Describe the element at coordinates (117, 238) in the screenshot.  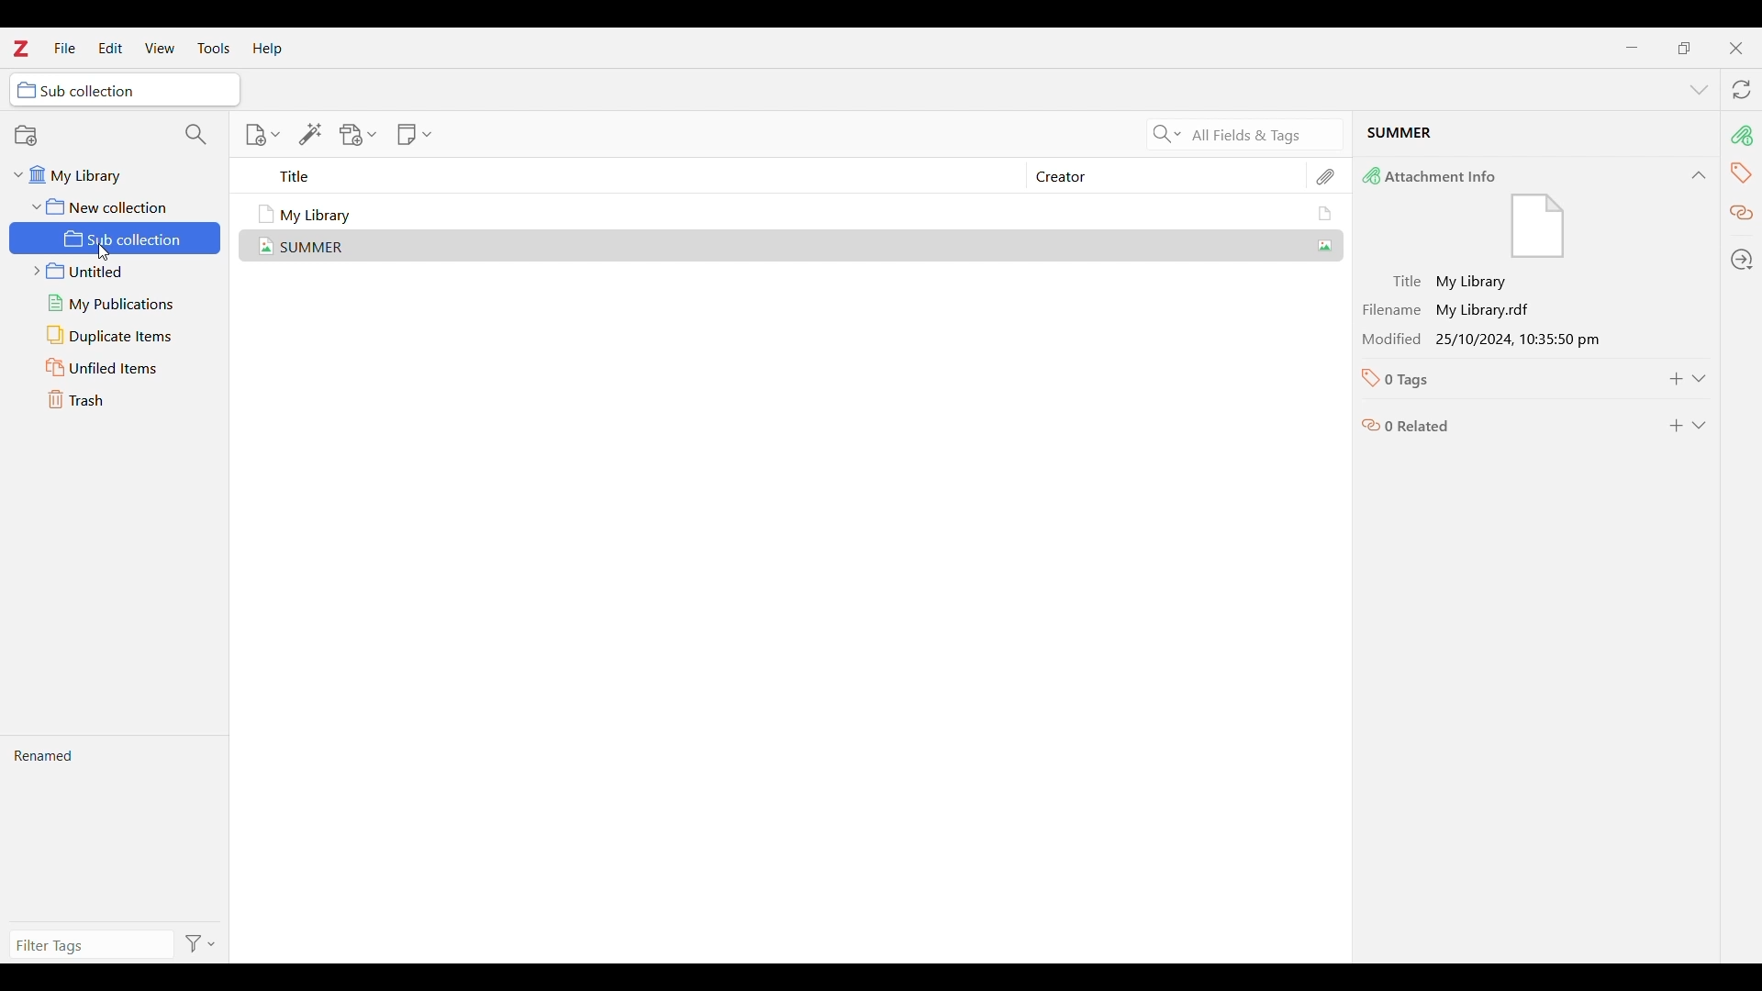
I see `Sub collection` at that location.